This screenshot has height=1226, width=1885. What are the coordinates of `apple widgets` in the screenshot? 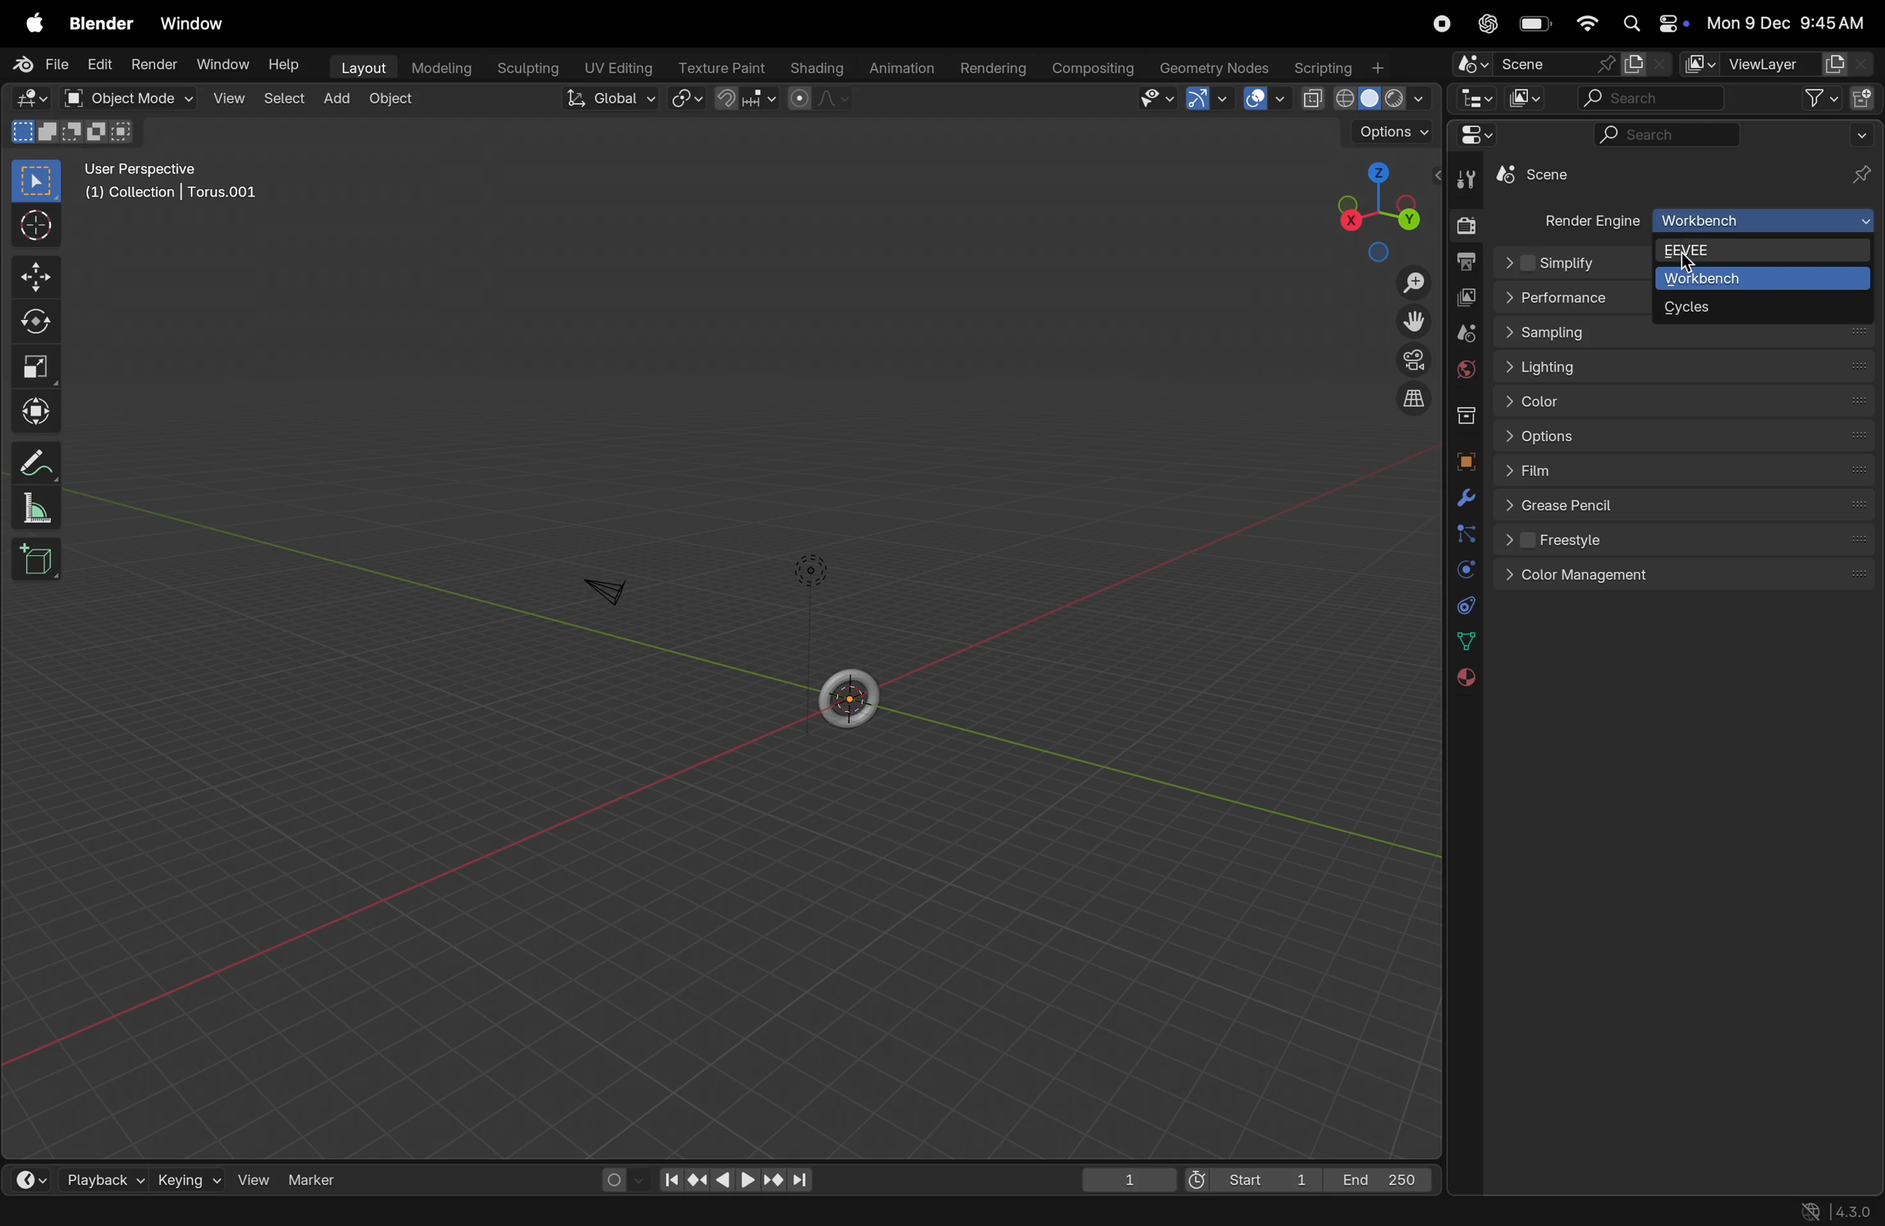 It's located at (1655, 21).